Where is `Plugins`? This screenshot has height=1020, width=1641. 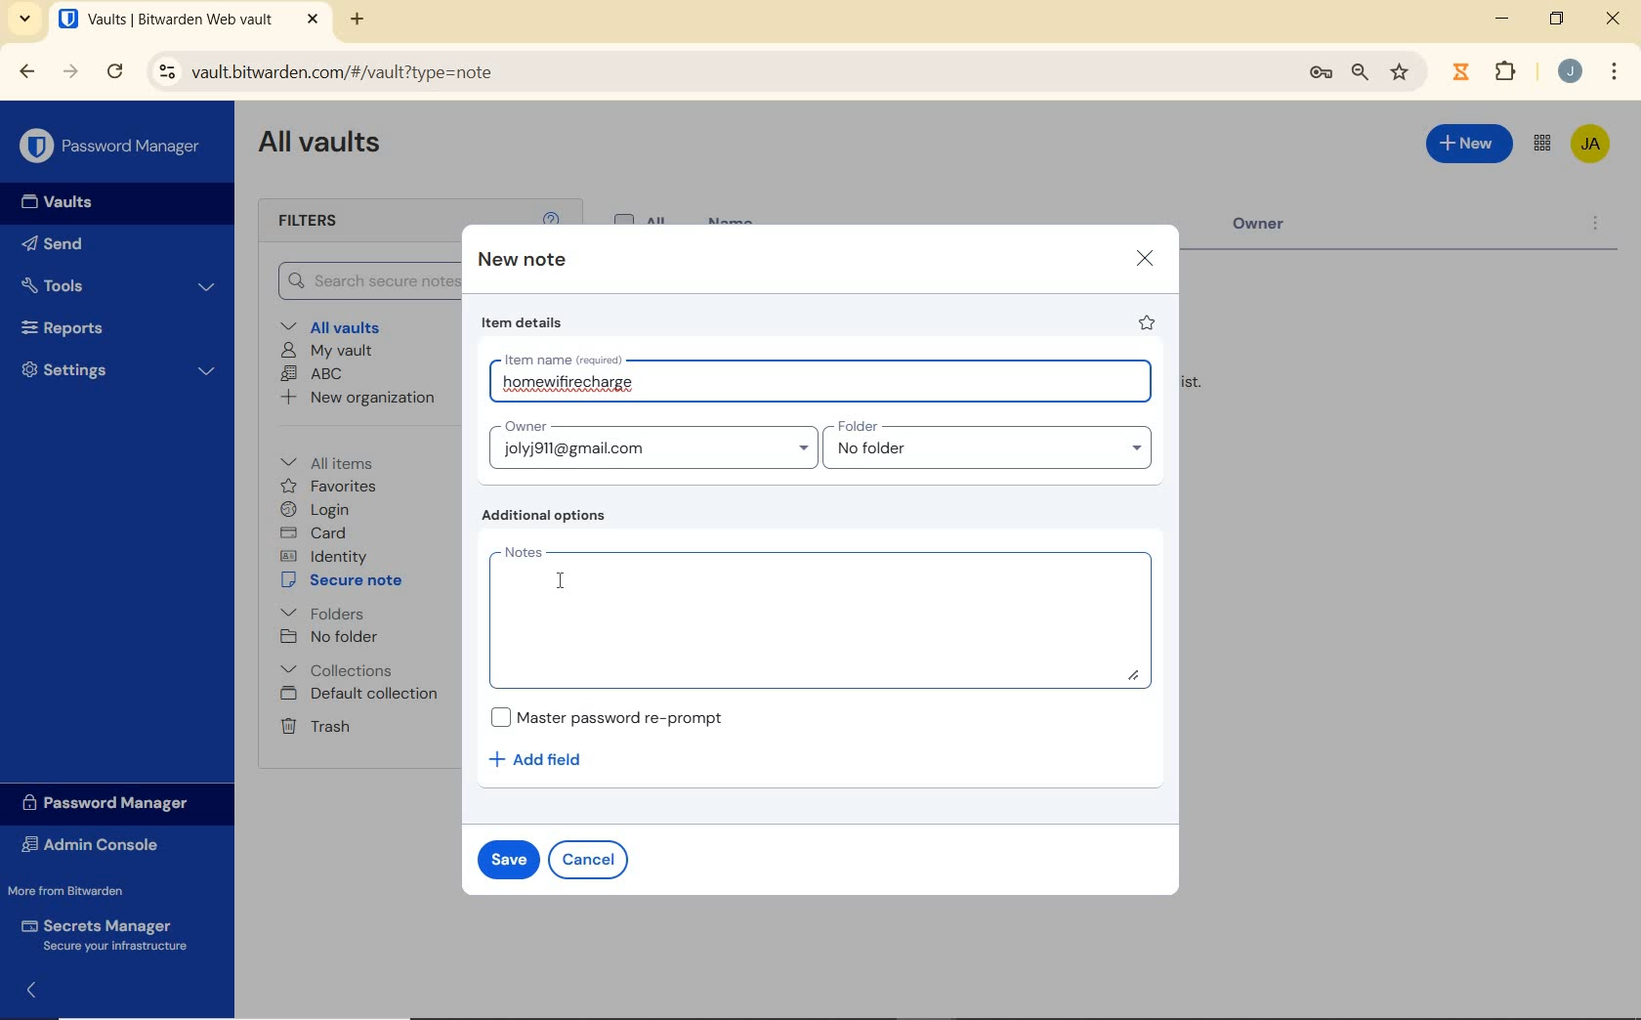
Plugins is located at coordinates (1509, 69).